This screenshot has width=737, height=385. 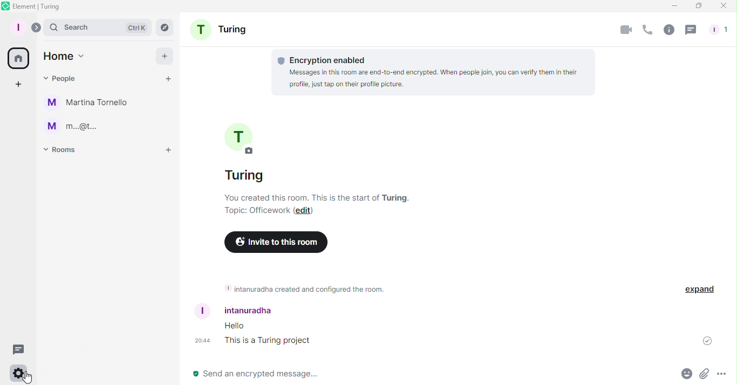 What do you see at coordinates (161, 54) in the screenshot?
I see `Add` at bounding box center [161, 54].